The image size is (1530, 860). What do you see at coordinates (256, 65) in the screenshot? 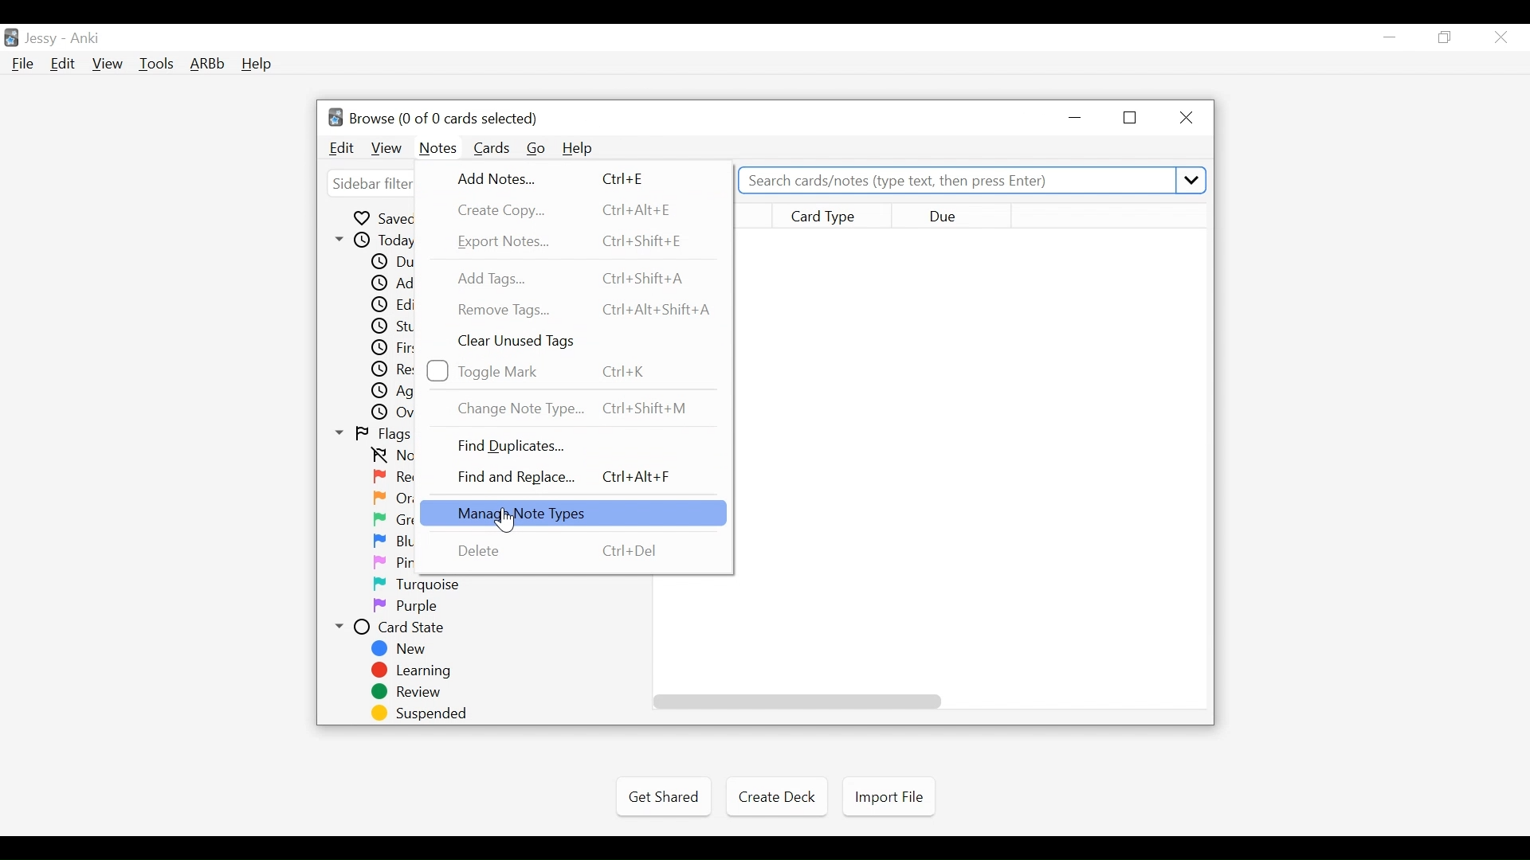
I see `Help` at bounding box center [256, 65].